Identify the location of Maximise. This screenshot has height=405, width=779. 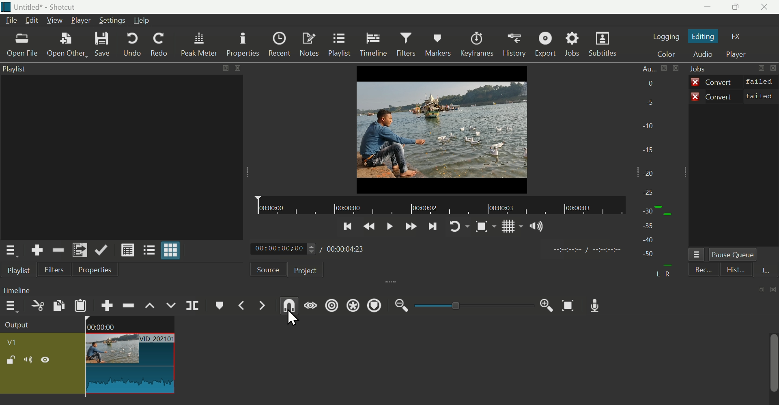
(739, 7).